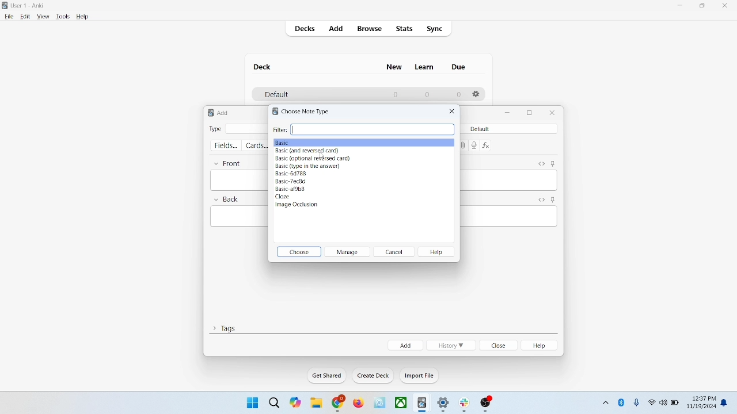 Image resolution: width=737 pixels, height=414 pixels. I want to click on search, so click(275, 402).